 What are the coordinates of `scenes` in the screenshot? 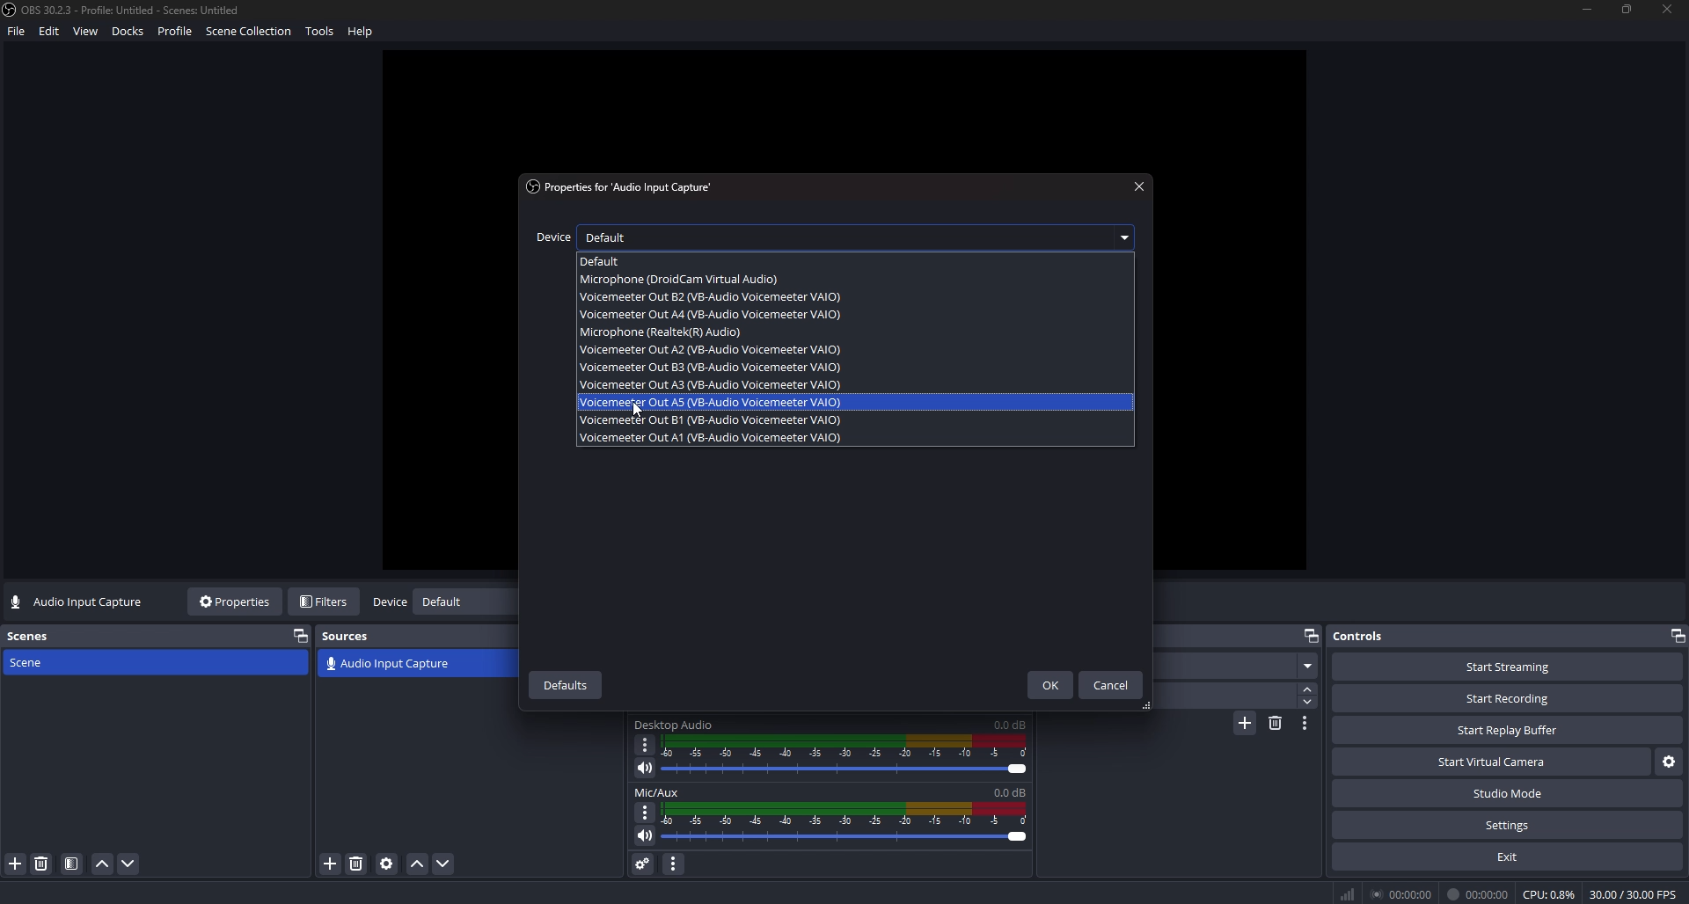 It's located at (33, 636).